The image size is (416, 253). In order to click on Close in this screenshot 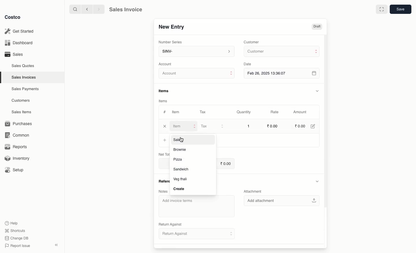, I will do `click(164, 126)`.